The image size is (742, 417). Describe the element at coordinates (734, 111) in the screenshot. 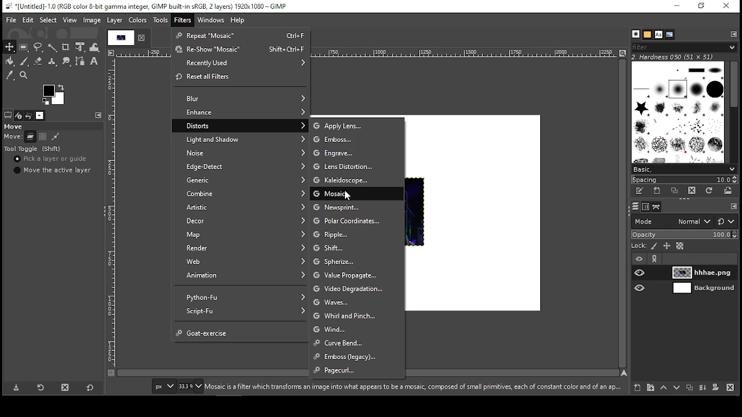

I see `scroll bar` at that location.